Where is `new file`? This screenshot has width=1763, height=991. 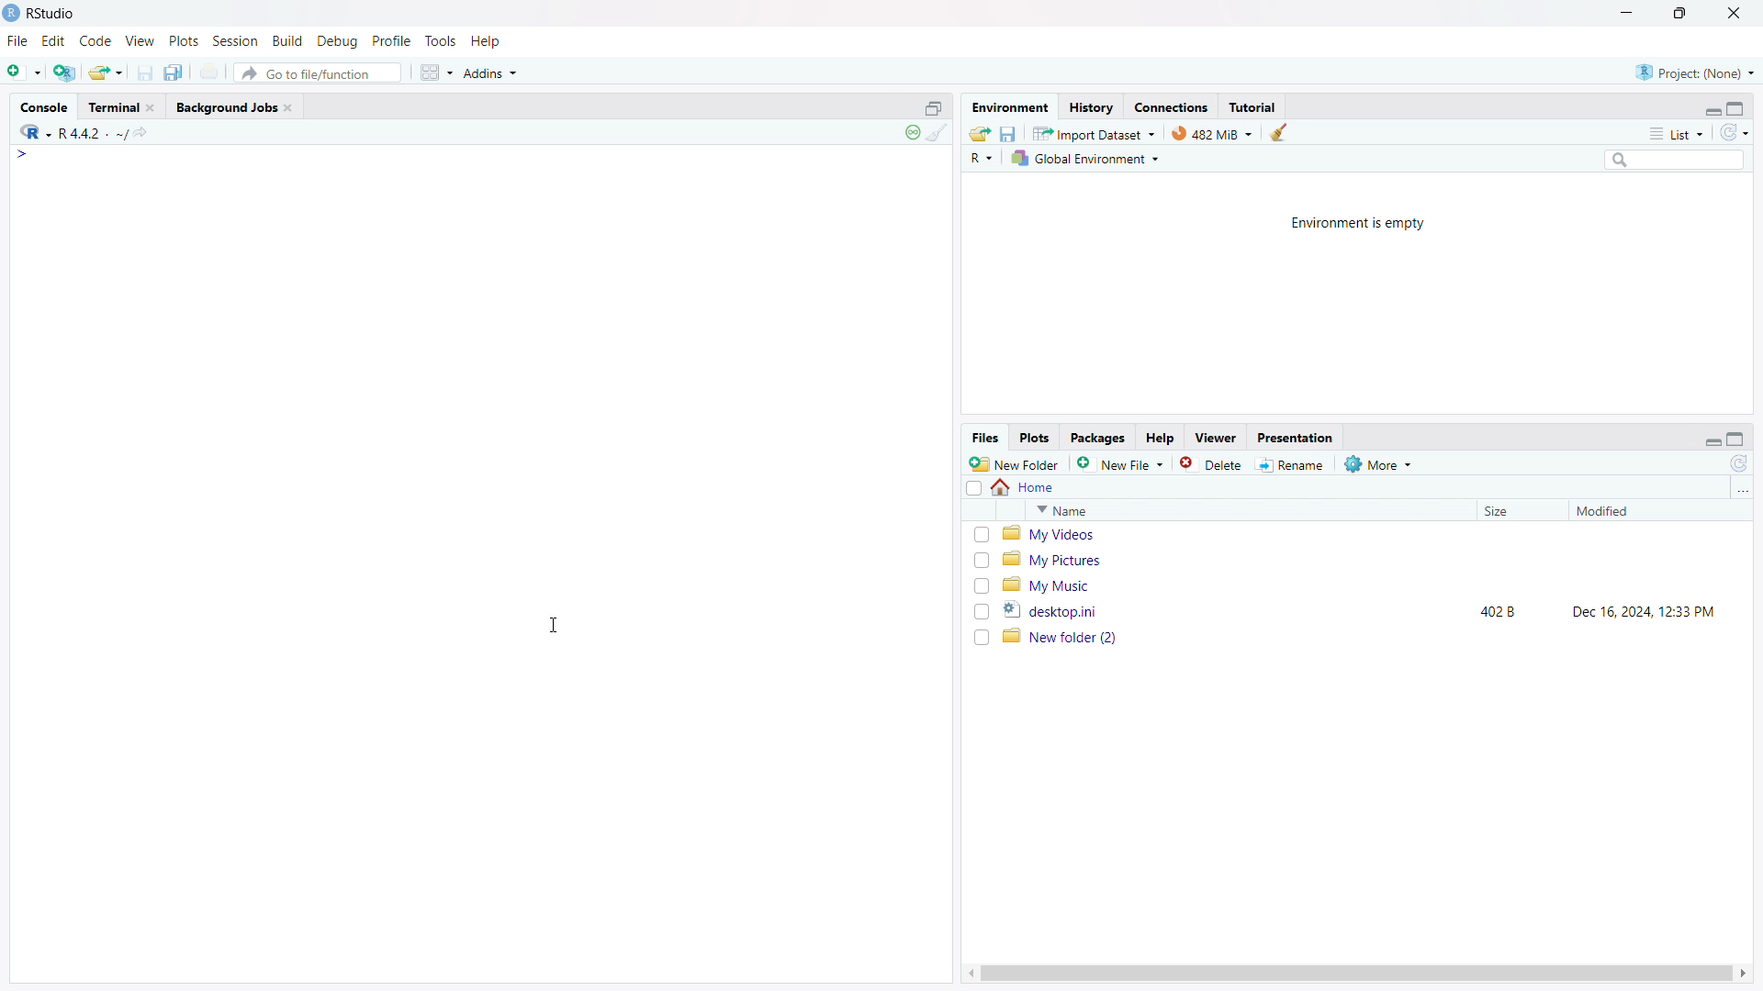 new file is located at coordinates (24, 69).